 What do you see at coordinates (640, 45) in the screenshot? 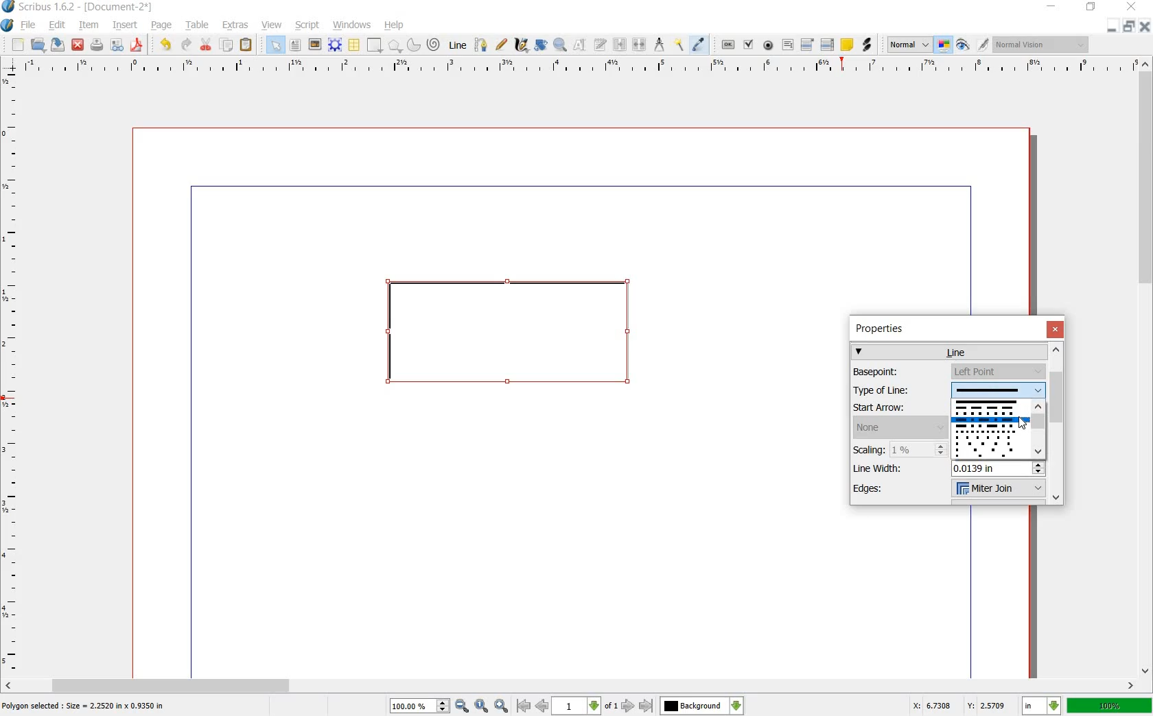
I see `UNLINK TEXT FRAME` at bounding box center [640, 45].